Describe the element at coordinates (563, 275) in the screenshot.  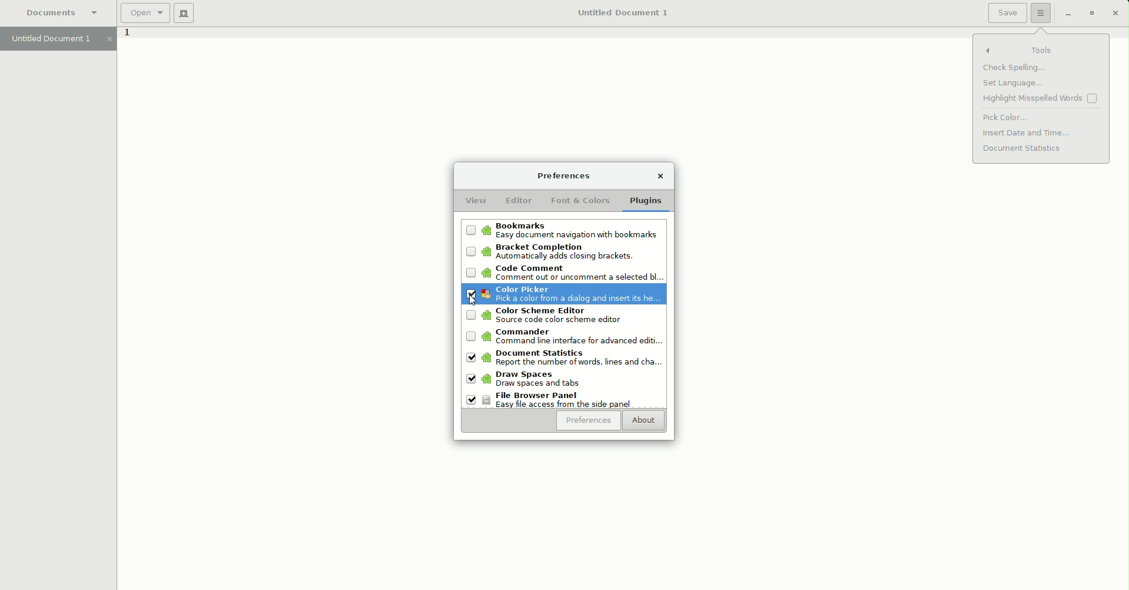
I see `Code comment: Comment out of uncomment a selected bl.` at that location.